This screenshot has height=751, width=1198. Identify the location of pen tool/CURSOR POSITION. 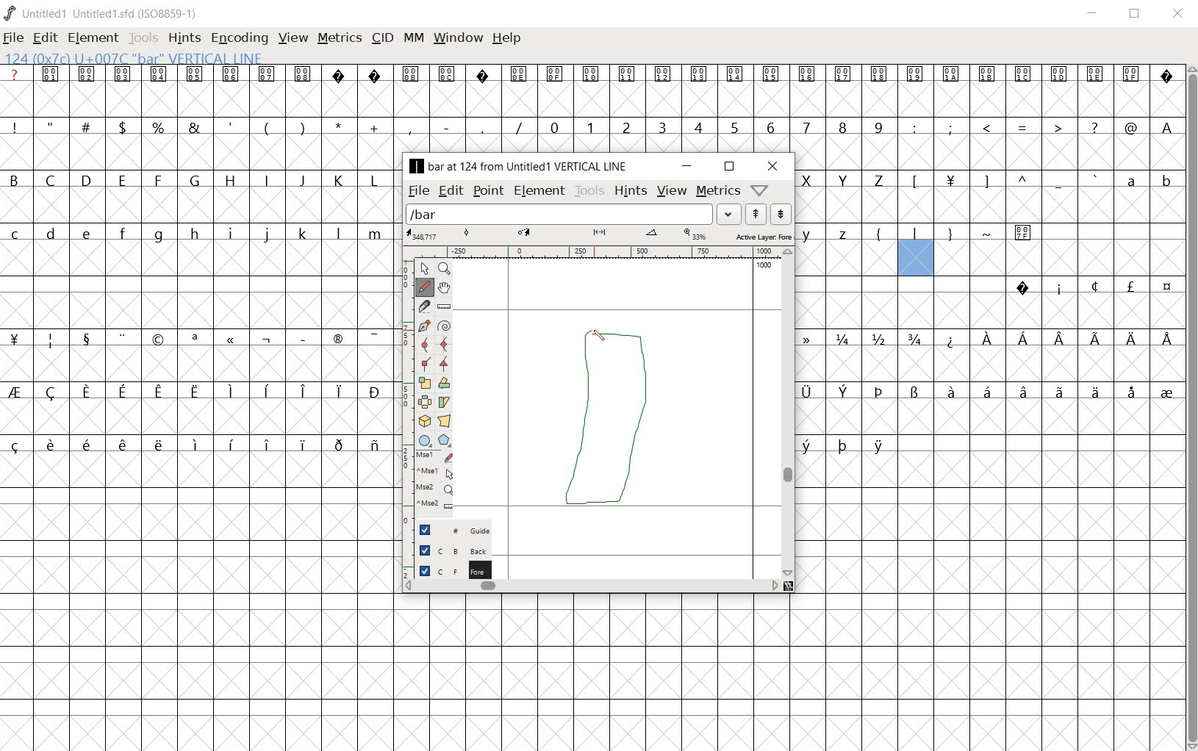
(598, 341).